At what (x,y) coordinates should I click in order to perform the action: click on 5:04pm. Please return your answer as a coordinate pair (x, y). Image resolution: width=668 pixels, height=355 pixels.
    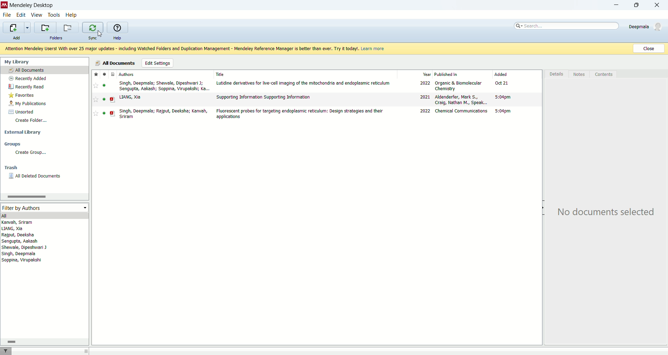
    Looking at the image, I should click on (503, 111).